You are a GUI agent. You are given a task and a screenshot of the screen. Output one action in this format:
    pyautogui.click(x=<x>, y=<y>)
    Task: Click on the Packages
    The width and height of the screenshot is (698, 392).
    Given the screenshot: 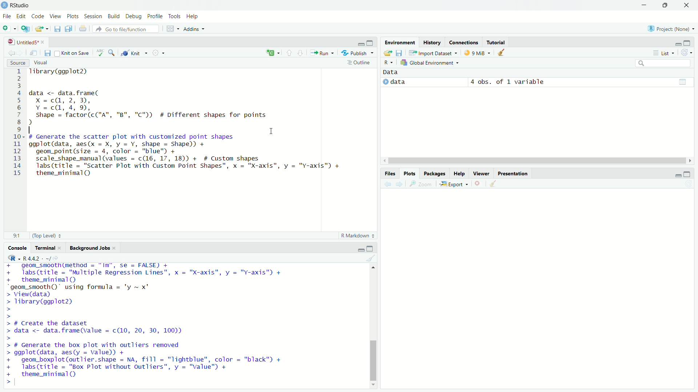 What is the action you would take?
    pyautogui.click(x=434, y=173)
    